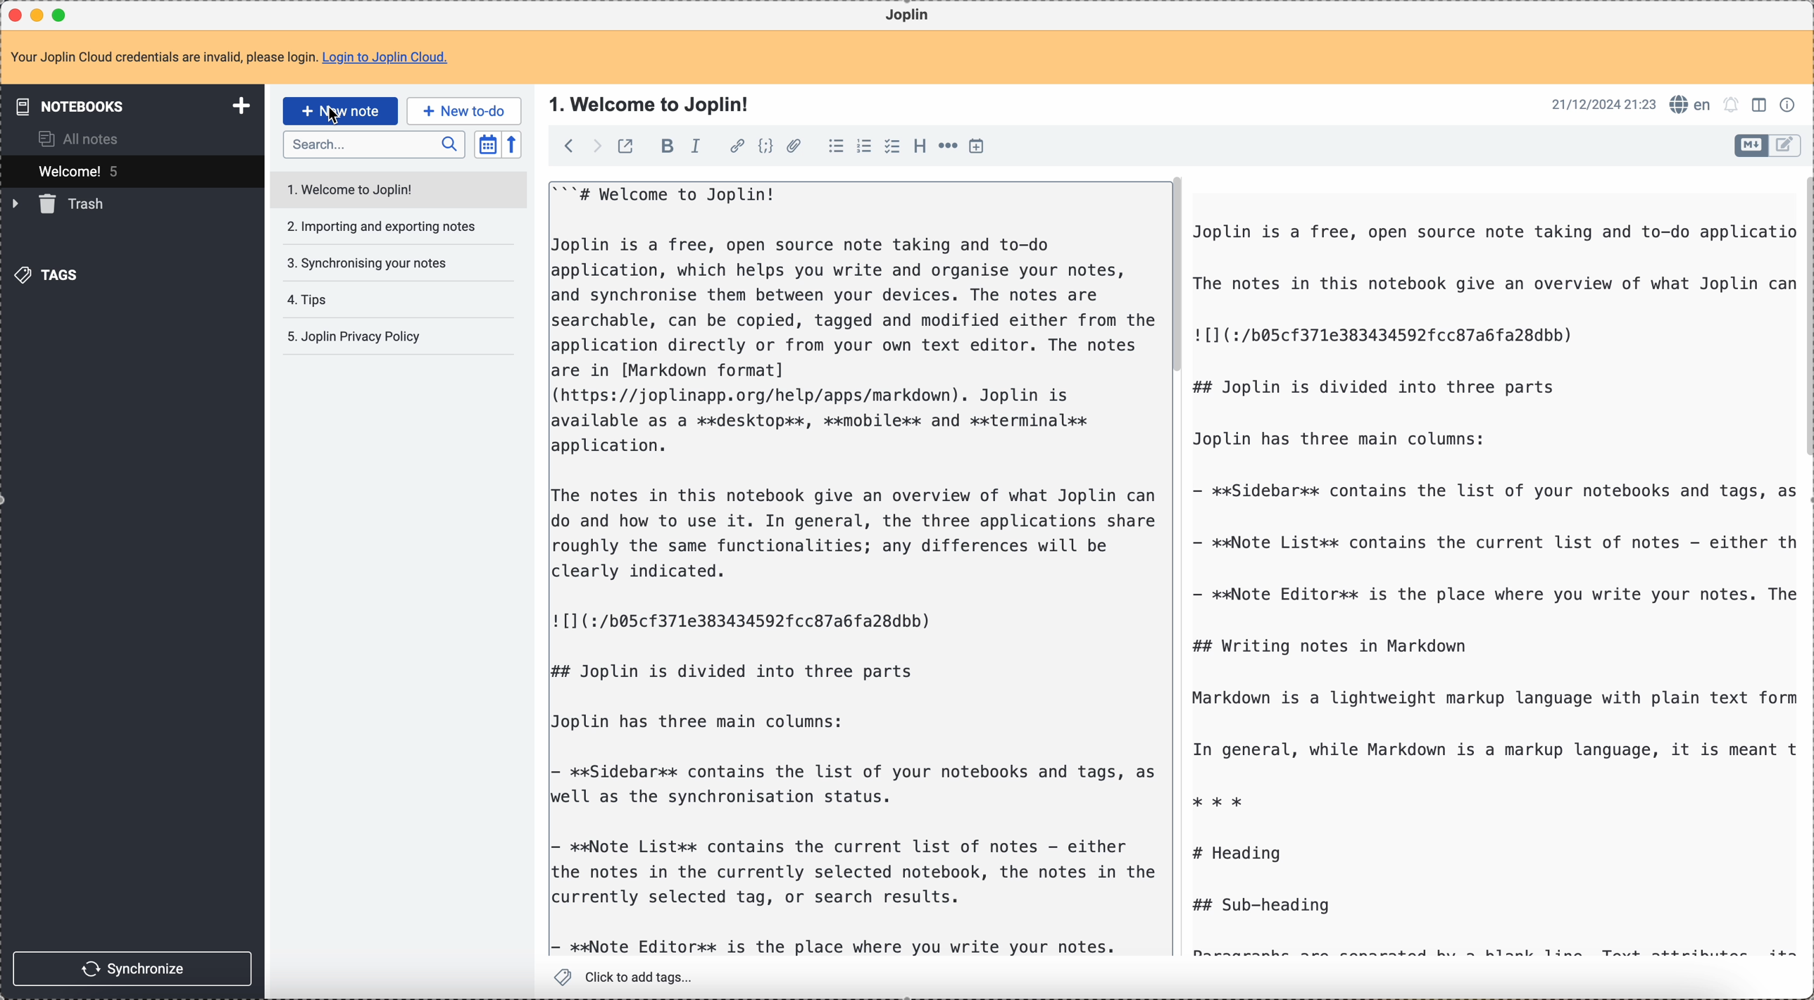 The height and width of the screenshot is (1000, 1814). What do you see at coordinates (17, 15) in the screenshot?
I see `close Joplin` at bounding box center [17, 15].